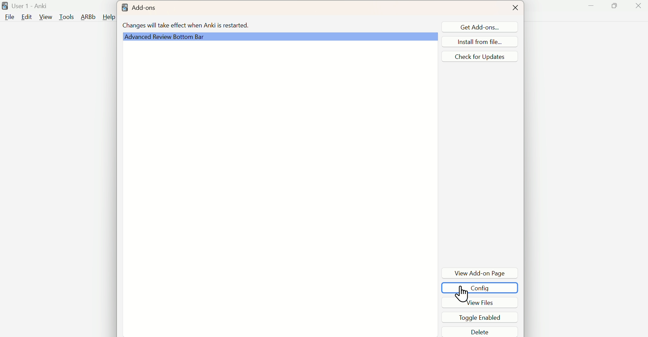  I want to click on Get Add-ons..., so click(478, 27).